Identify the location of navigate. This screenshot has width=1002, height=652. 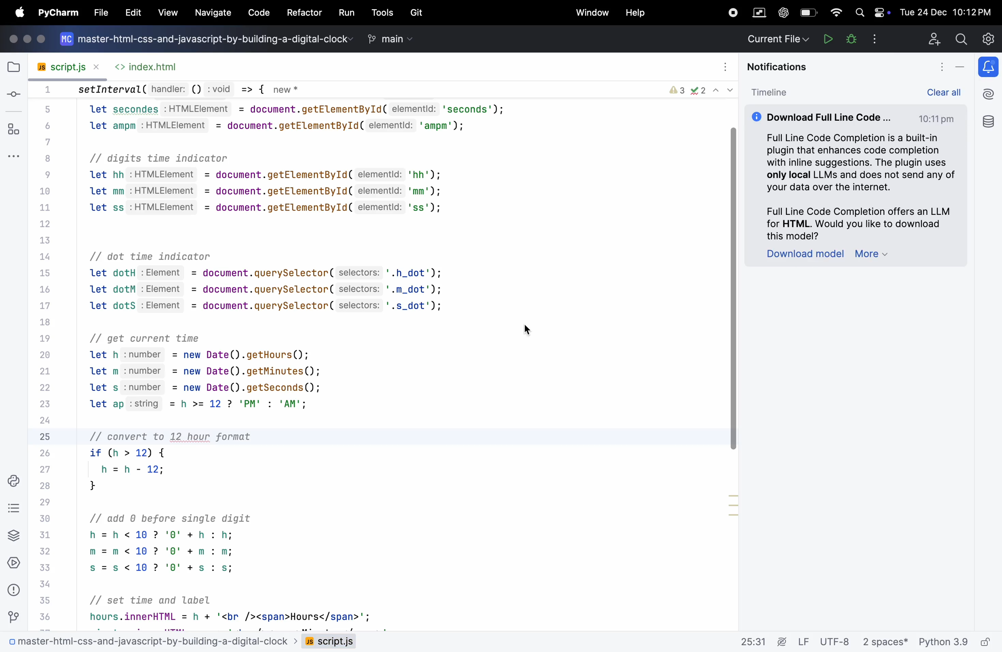
(211, 12).